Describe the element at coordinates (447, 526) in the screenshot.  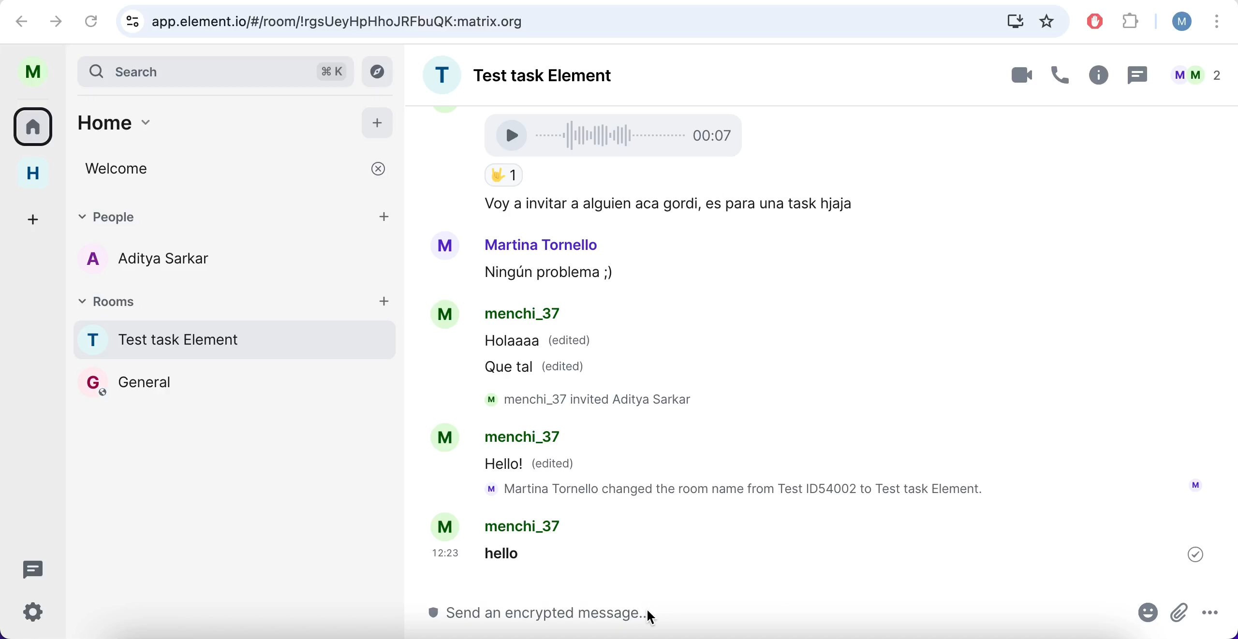
I see `Avatar` at that location.